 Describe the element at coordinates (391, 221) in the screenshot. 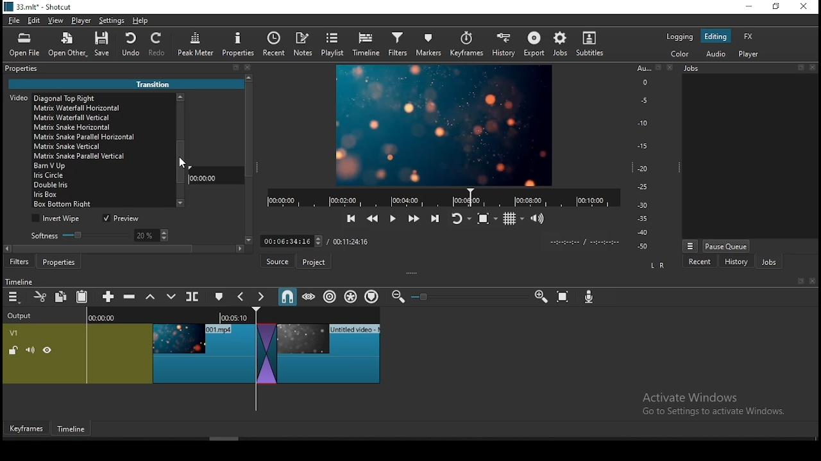

I see `play/pause` at that location.